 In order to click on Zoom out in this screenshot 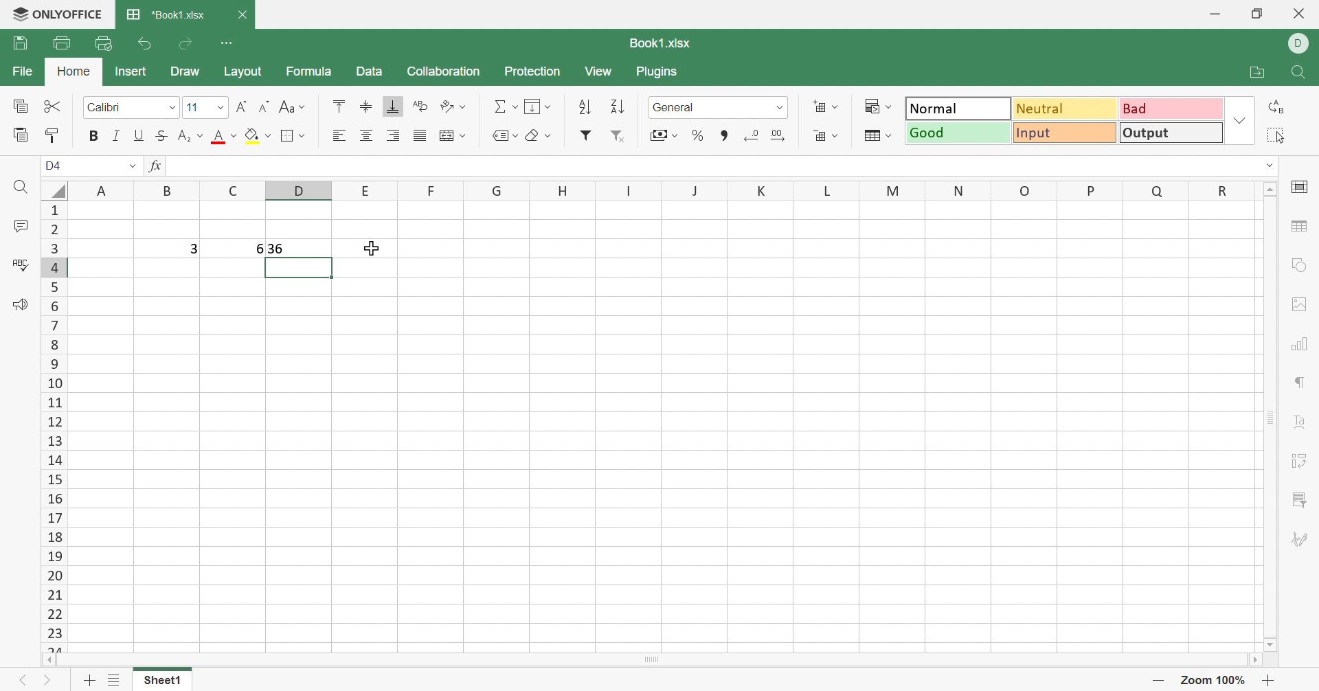, I will do `click(1158, 681)`.